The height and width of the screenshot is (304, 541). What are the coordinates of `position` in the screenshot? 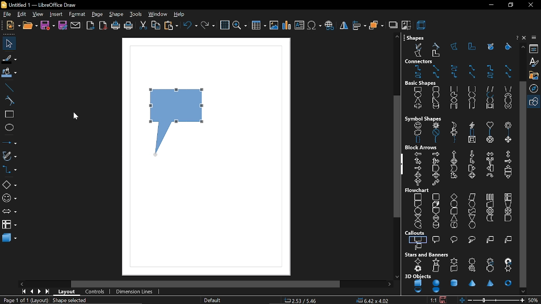 It's located at (372, 301).